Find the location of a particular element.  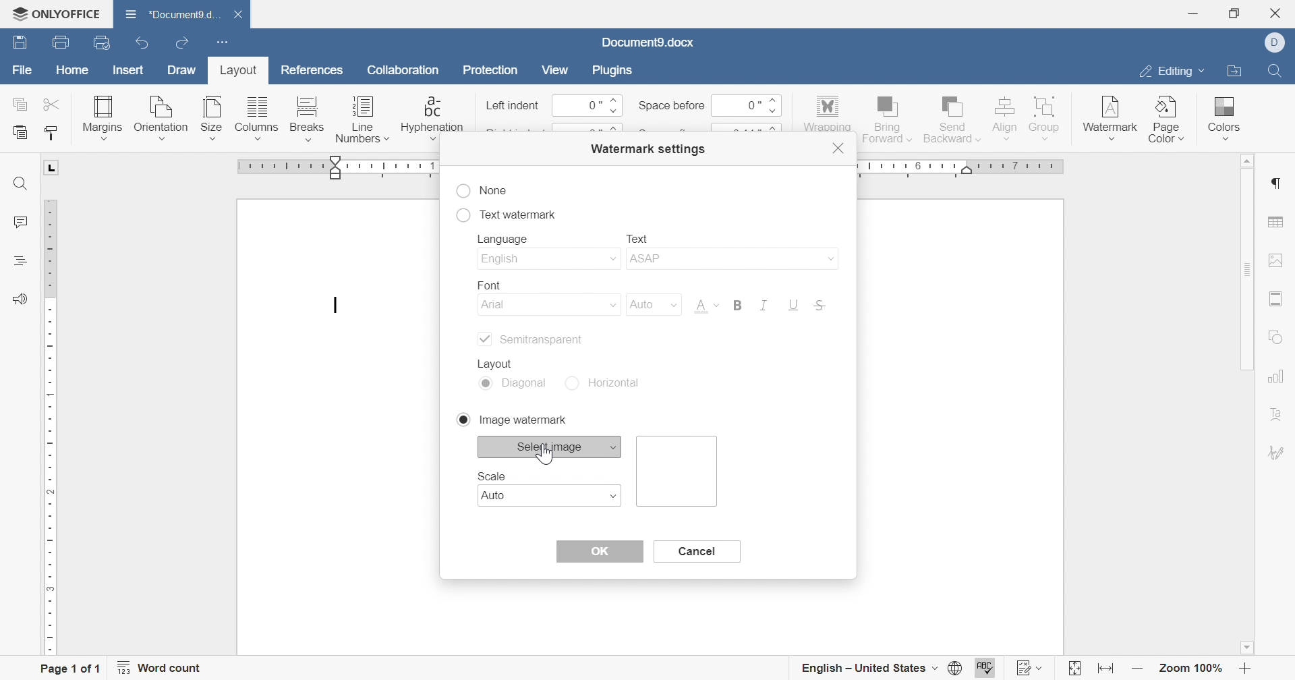

bring forward is located at coordinates (886, 117).